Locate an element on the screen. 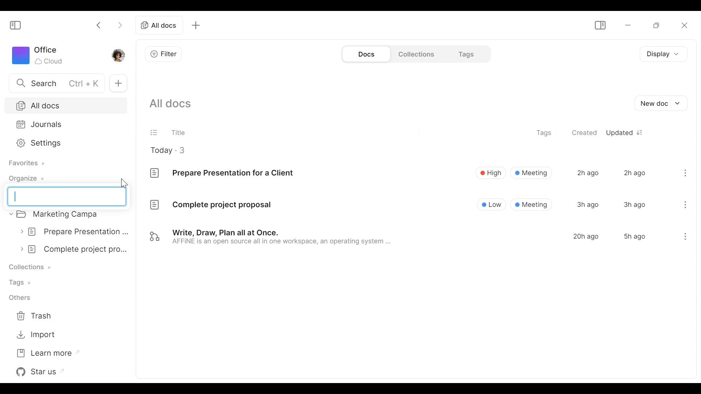 This screenshot has width=701, height=394. Journals is located at coordinates (64, 124).